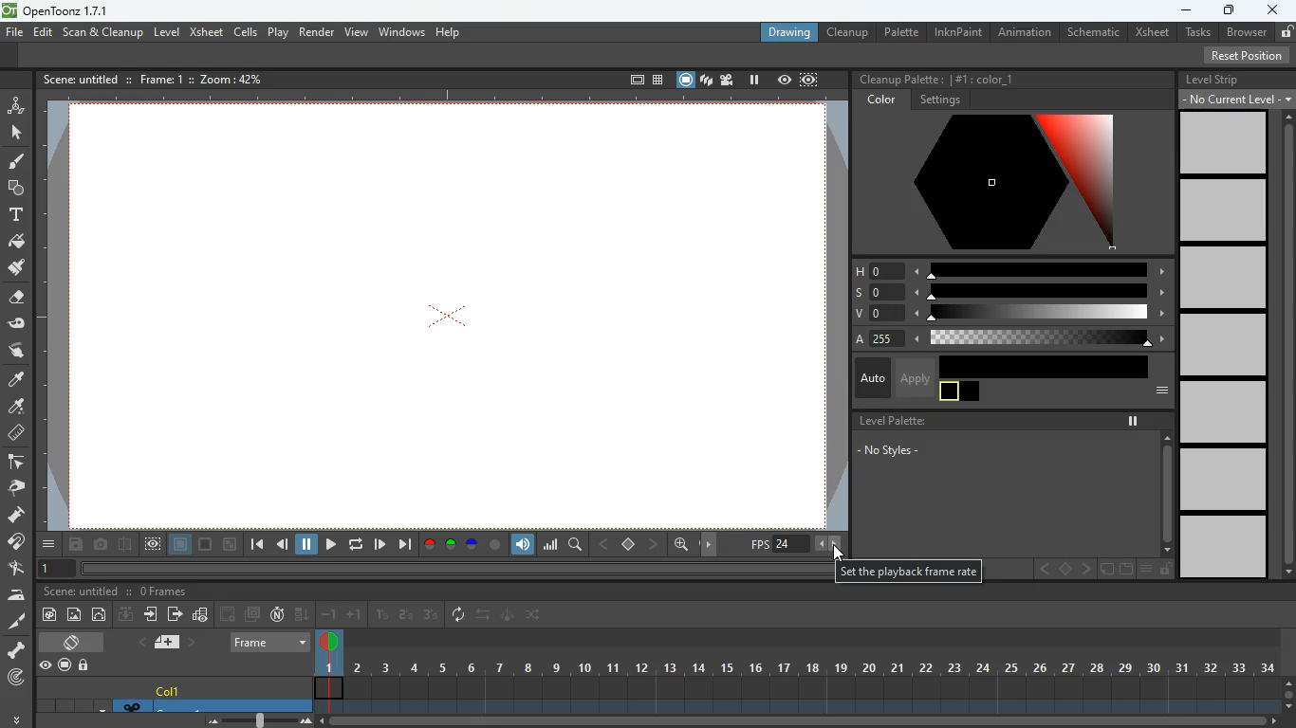 This screenshot has width=1296, height=728. I want to click on browser, so click(1247, 33).